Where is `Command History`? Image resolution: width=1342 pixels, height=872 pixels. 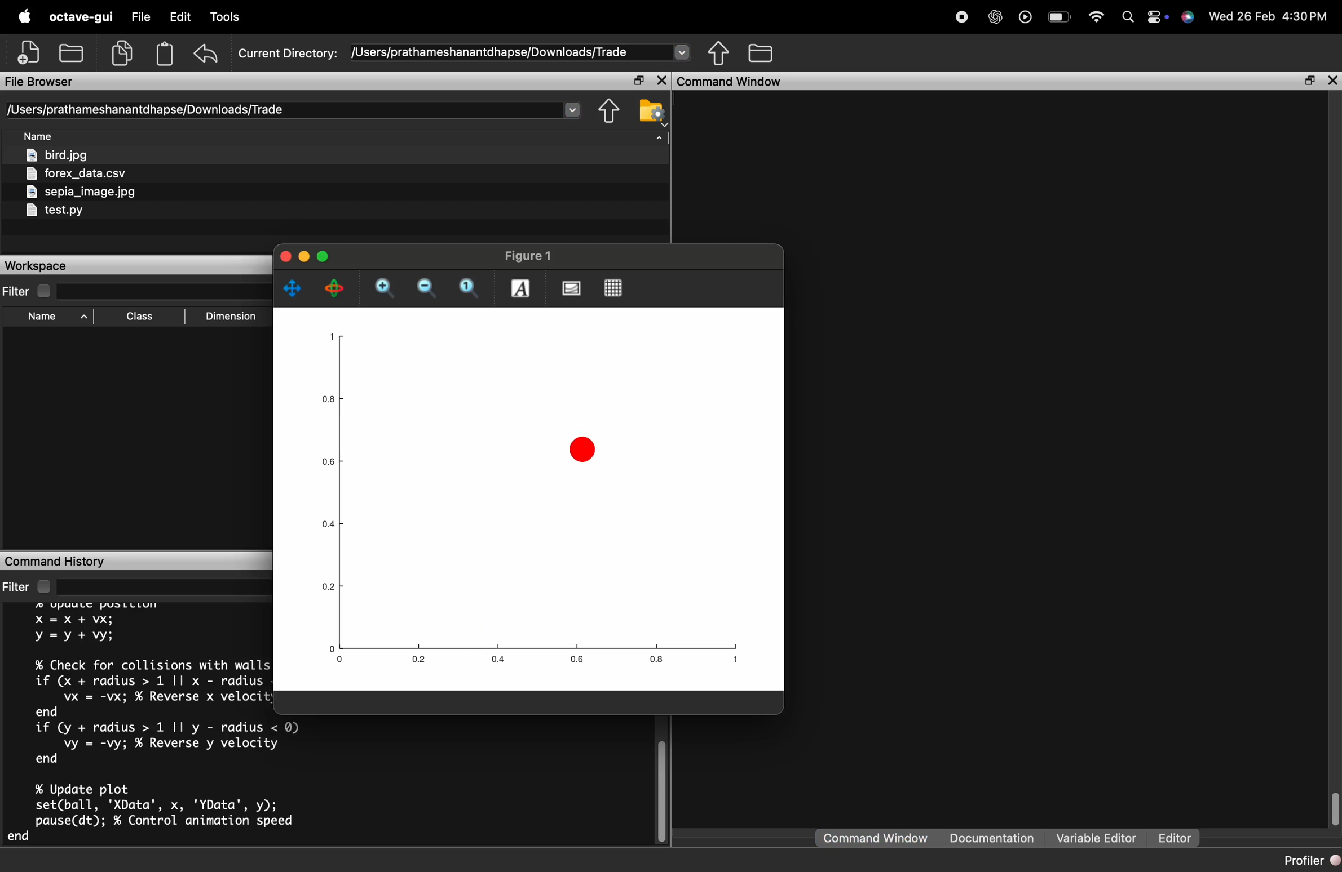 Command History is located at coordinates (54, 562).